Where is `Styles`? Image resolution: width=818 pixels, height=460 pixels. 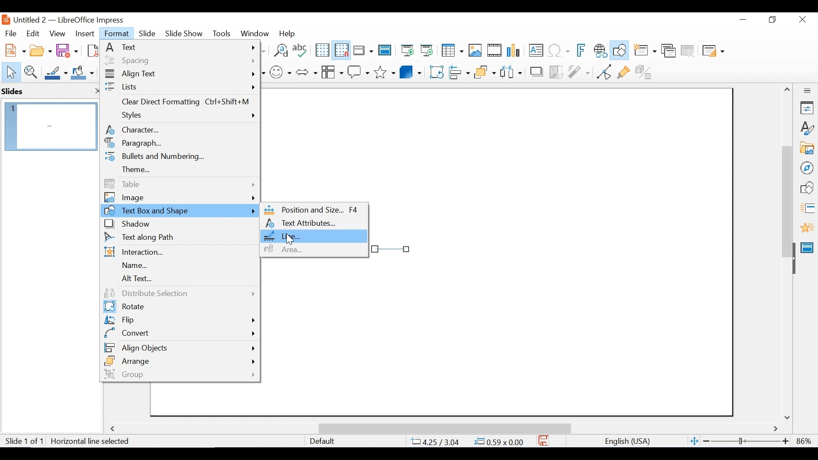 Styles is located at coordinates (807, 129).